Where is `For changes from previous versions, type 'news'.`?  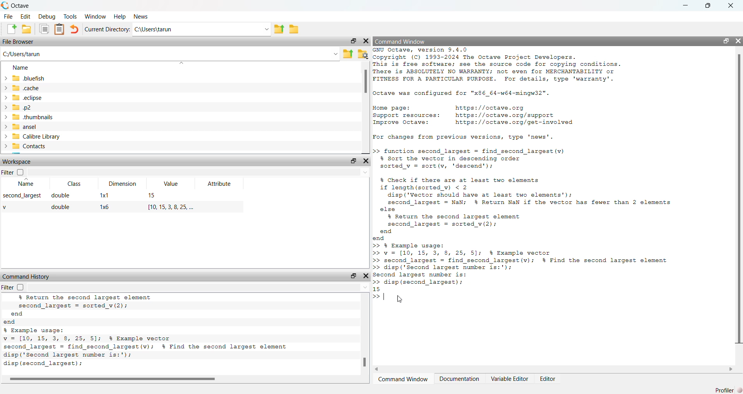 For changes from previous versions, type 'news'. is located at coordinates (469, 137).